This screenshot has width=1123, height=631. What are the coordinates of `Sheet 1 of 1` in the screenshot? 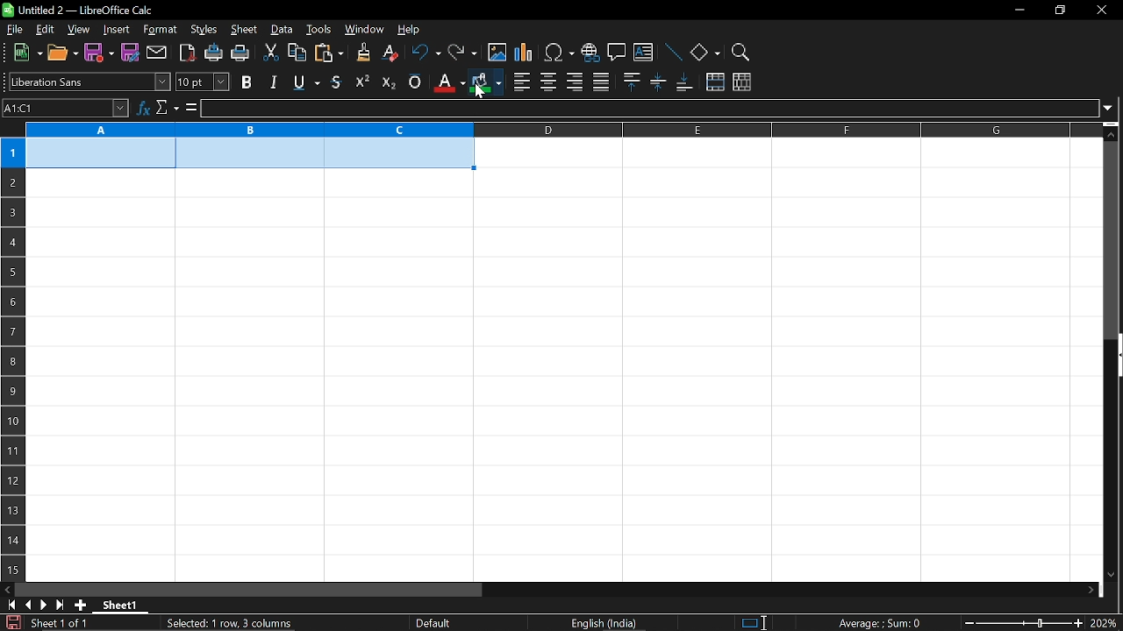 It's located at (60, 623).